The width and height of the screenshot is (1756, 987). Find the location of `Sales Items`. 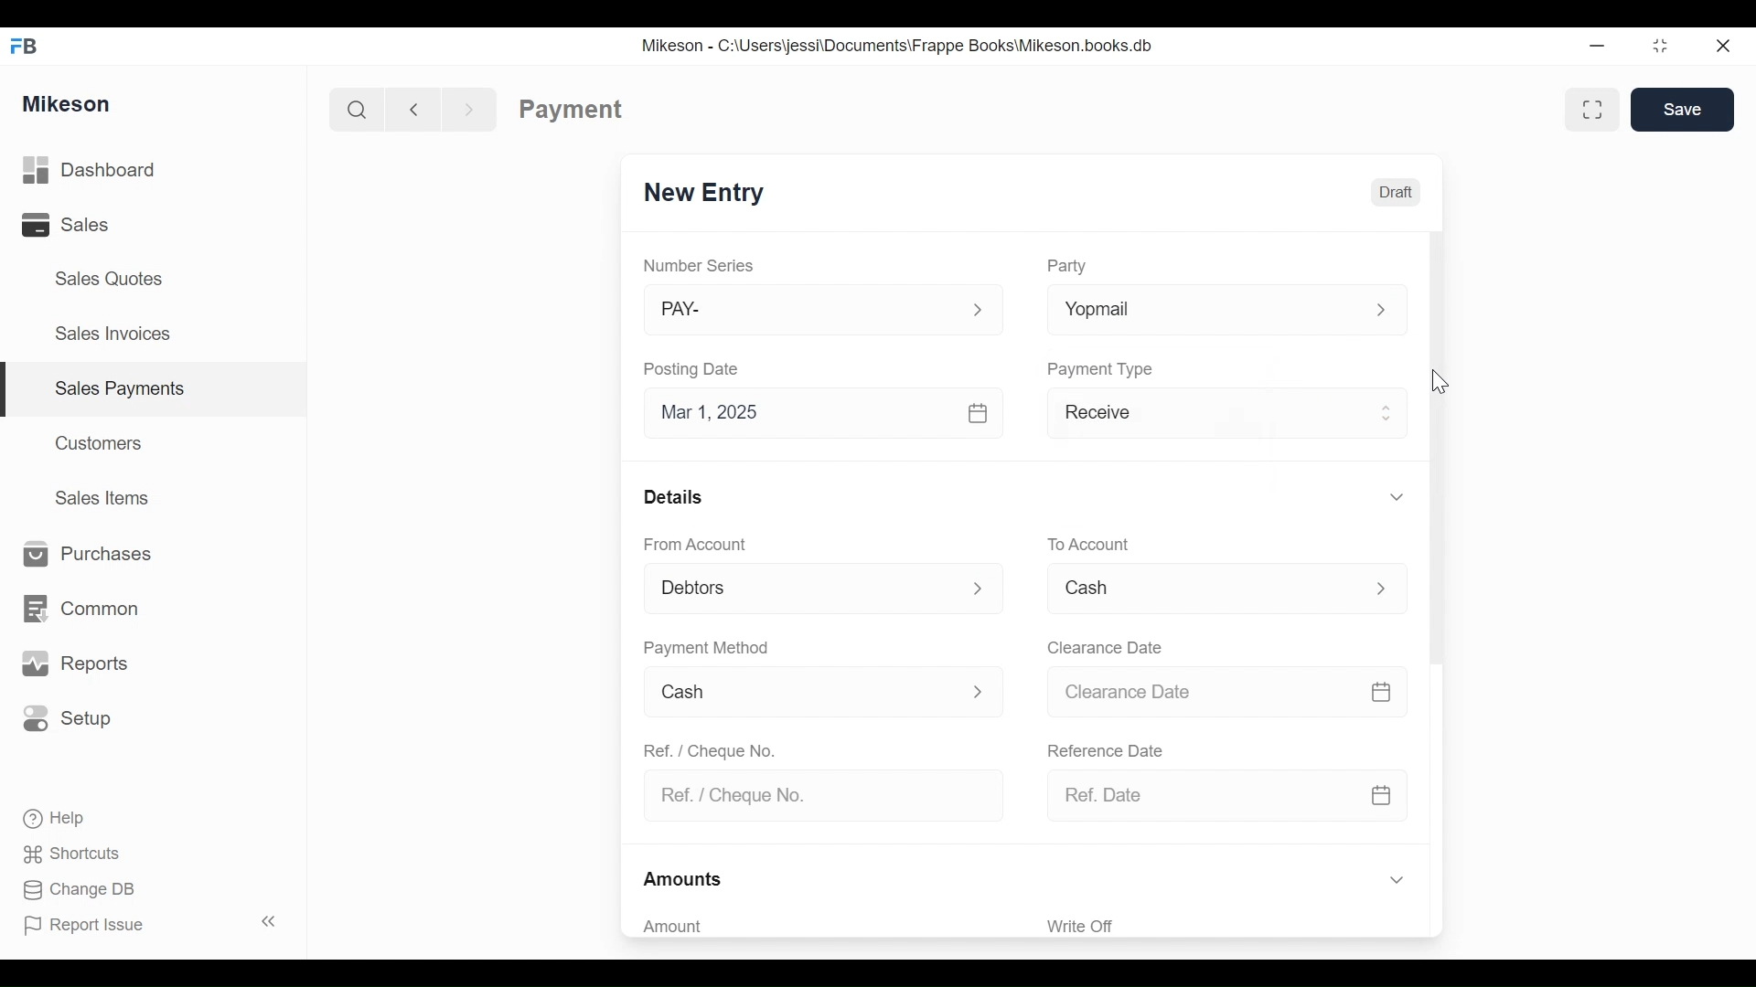

Sales Items is located at coordinates (111, 499).